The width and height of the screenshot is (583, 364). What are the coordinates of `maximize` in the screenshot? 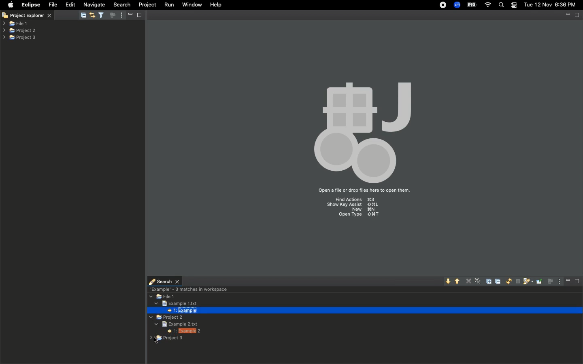 It's located at (140, 15).